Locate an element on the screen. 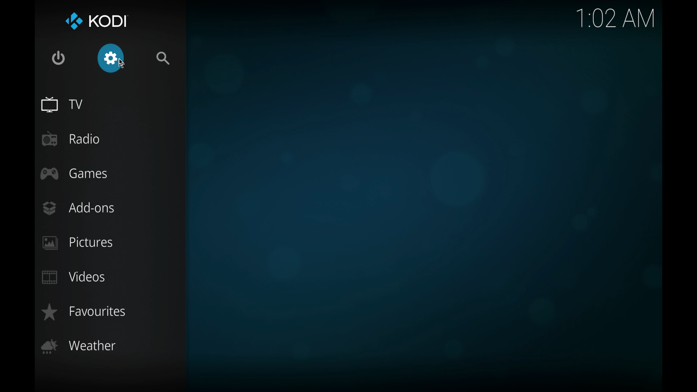 Image resolution: width=697 pixels, height=392 pixels. weather is located at coordinates (78, 346).